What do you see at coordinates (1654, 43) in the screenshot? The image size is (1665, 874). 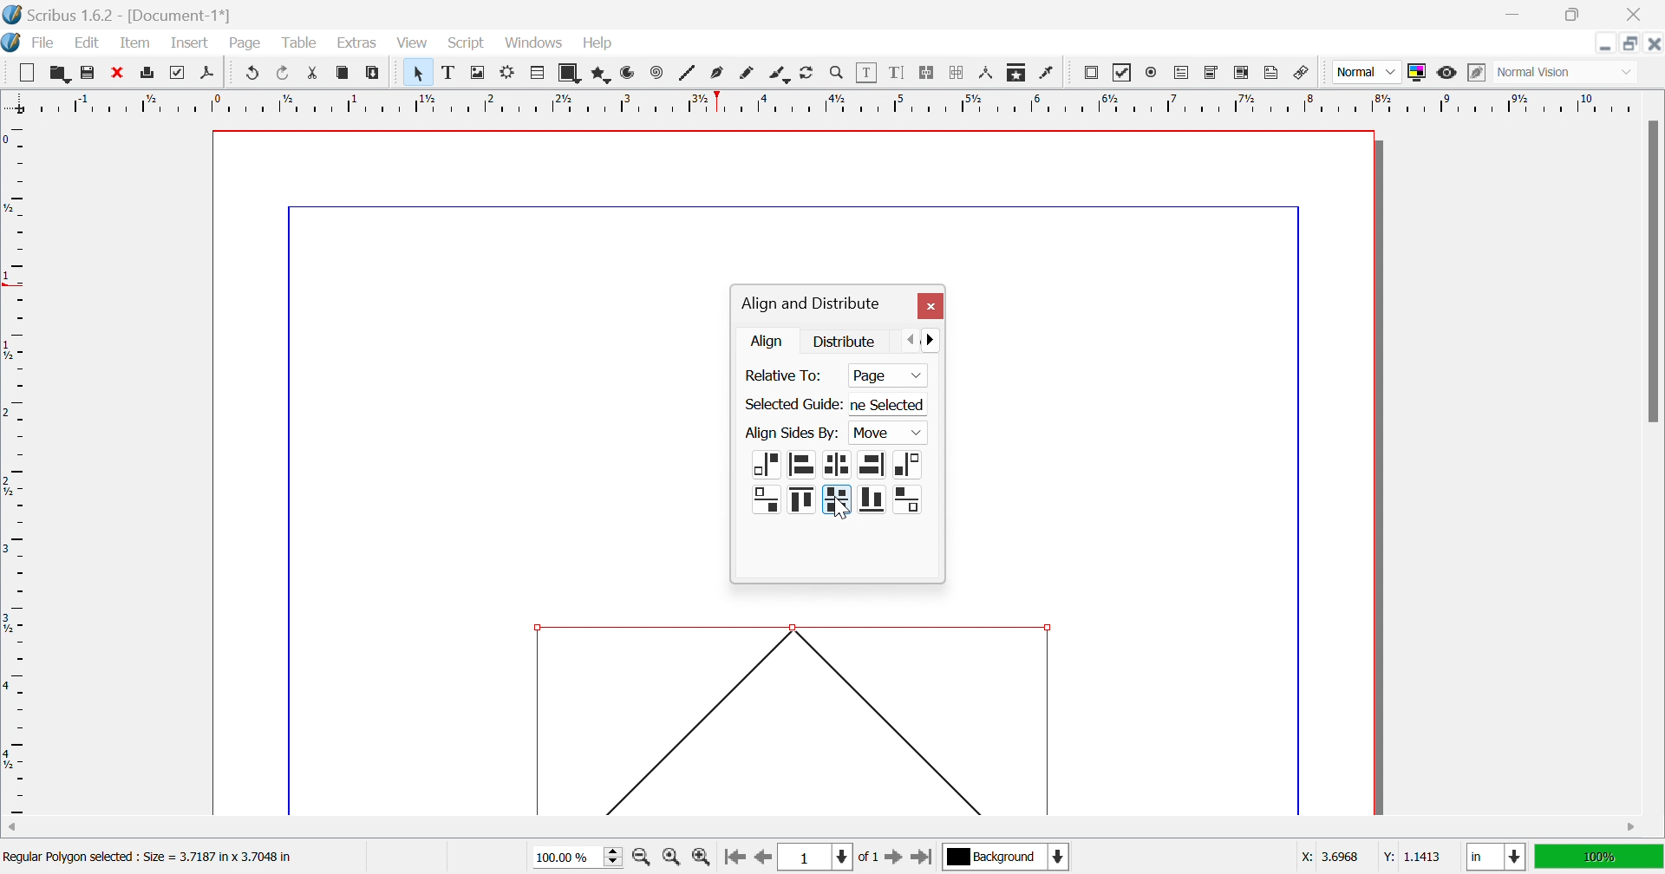 I see `Close` at bounding box center [1654, 43].